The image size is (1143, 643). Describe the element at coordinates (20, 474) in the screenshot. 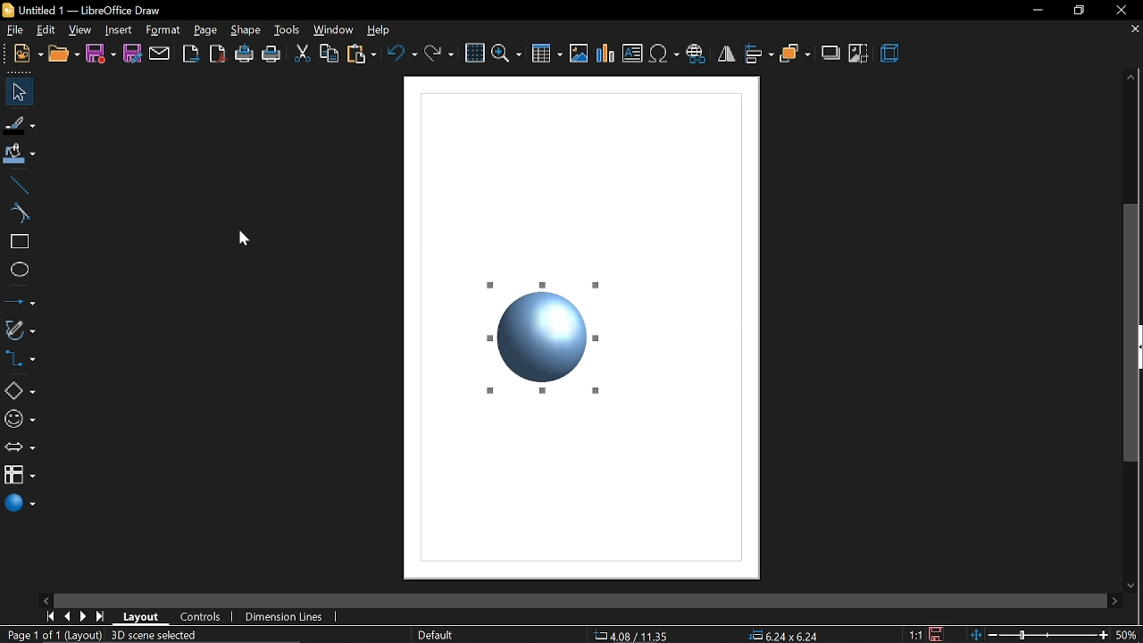

I see `flowchart` at that location.